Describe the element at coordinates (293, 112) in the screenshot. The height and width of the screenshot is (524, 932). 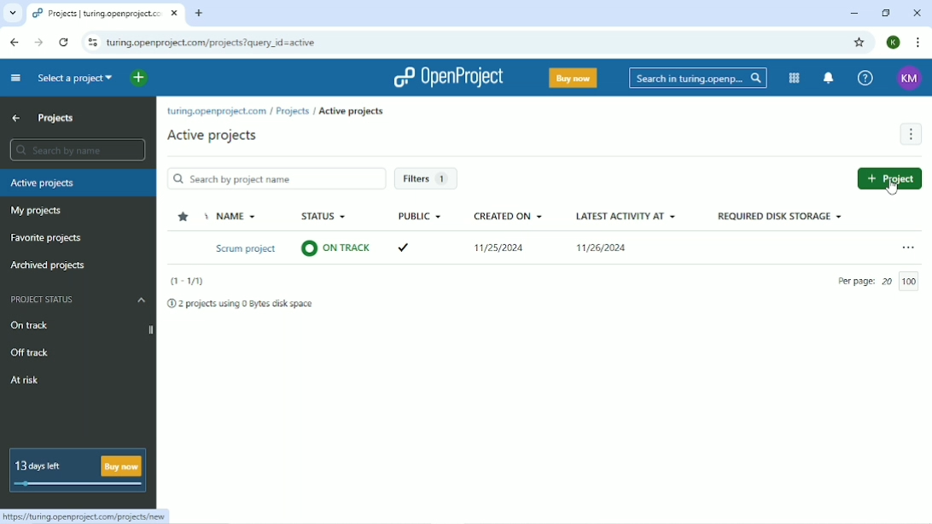
I see `Projects` at that location.